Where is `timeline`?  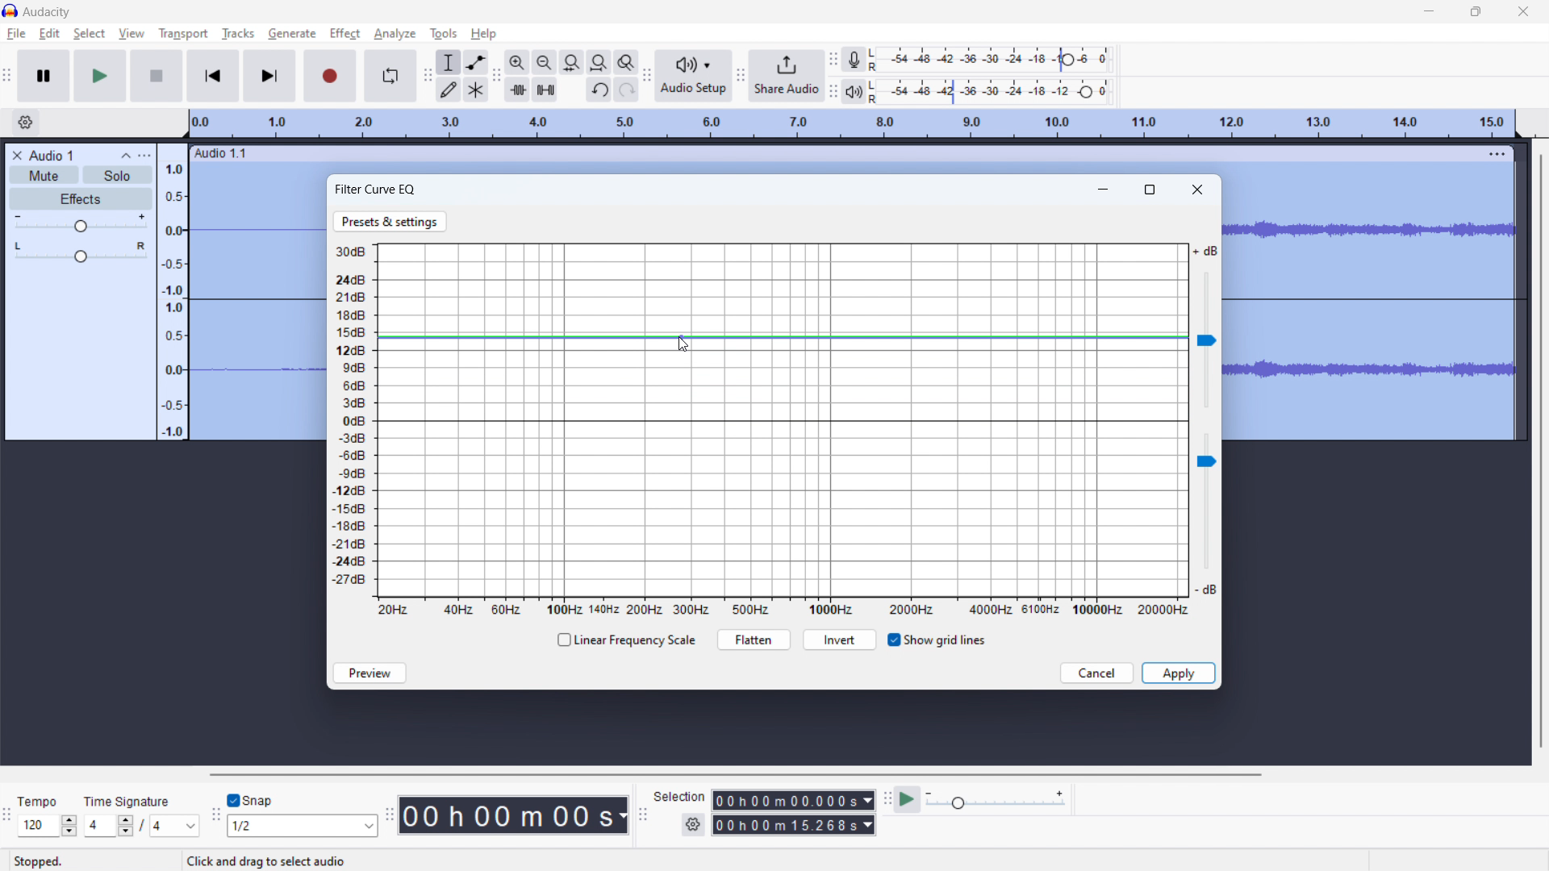
timeline is located at coordinates (854, 124).